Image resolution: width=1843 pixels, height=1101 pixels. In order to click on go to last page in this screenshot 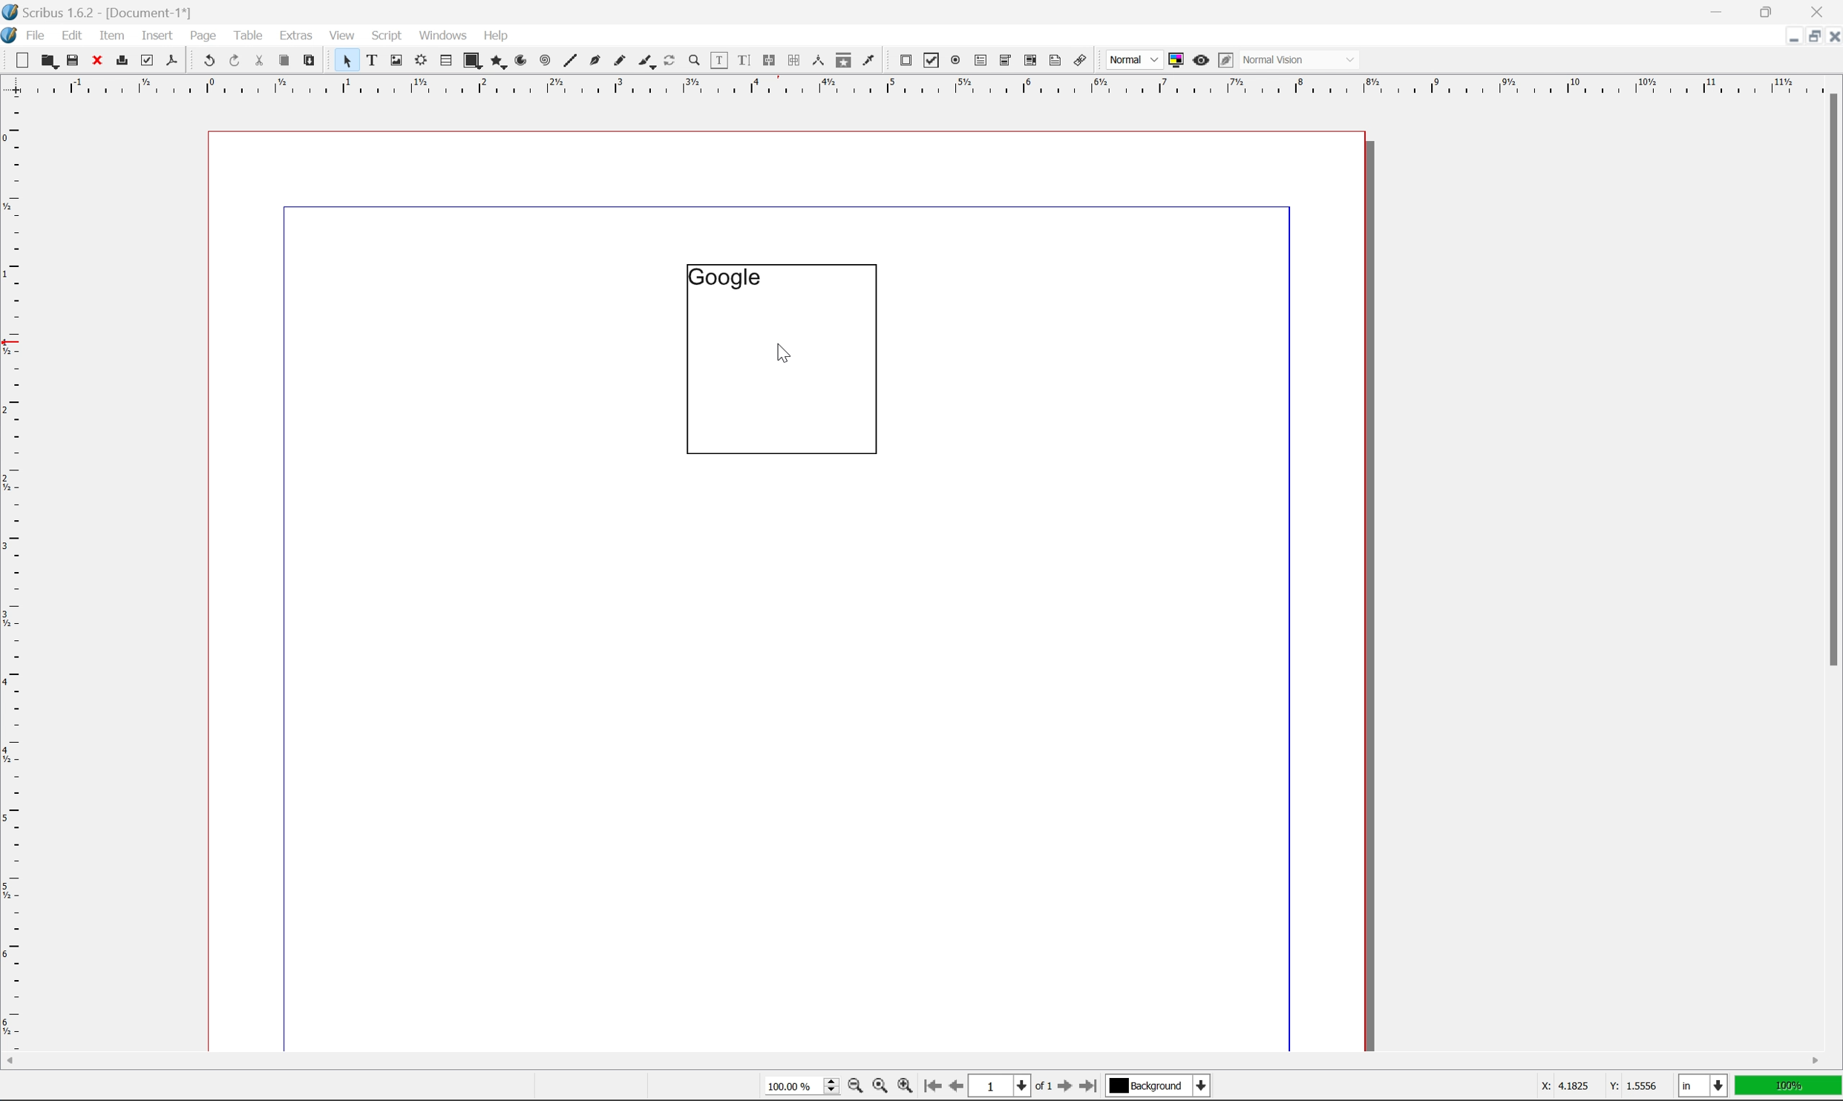, I will do `click(1087, 1086)`.